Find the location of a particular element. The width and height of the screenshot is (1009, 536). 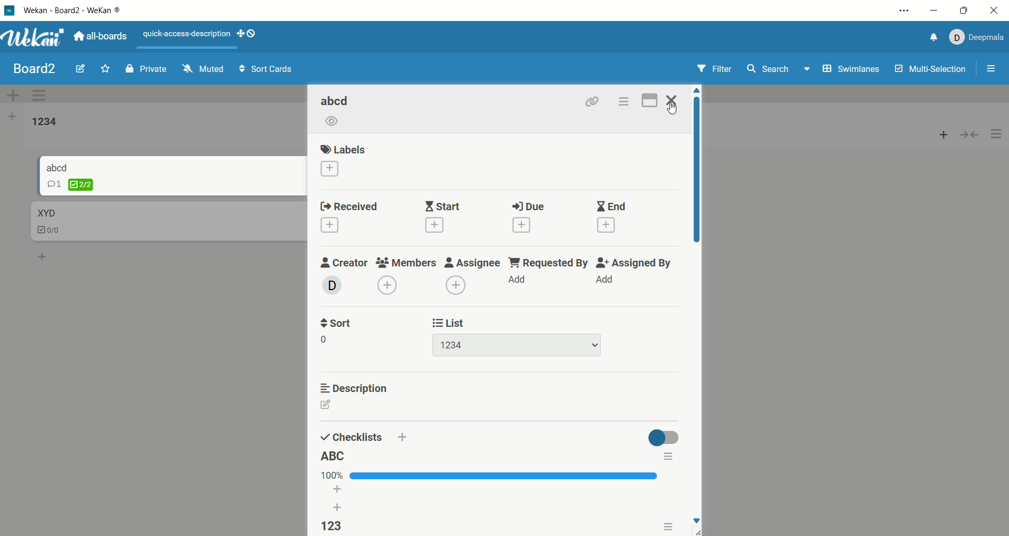

swimlanes is located at coordinates (850, 70).